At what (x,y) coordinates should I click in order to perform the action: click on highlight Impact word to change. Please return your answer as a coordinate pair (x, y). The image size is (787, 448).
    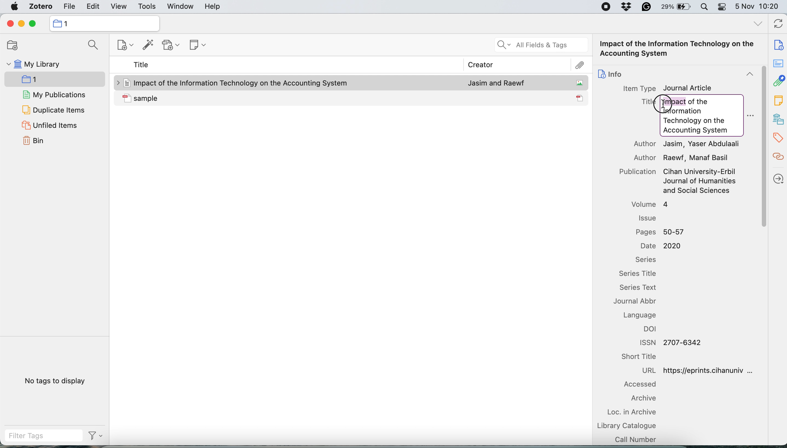
    Looking at the image, I should click on (674, 101).